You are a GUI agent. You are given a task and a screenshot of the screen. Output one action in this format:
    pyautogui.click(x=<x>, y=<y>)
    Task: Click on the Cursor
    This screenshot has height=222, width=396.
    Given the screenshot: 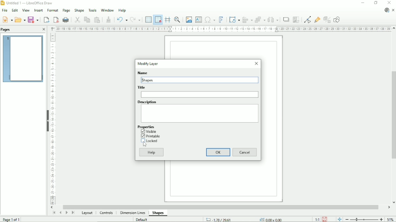 What is the action you would take?
    pyautogui.click(x=145, y=144)
    